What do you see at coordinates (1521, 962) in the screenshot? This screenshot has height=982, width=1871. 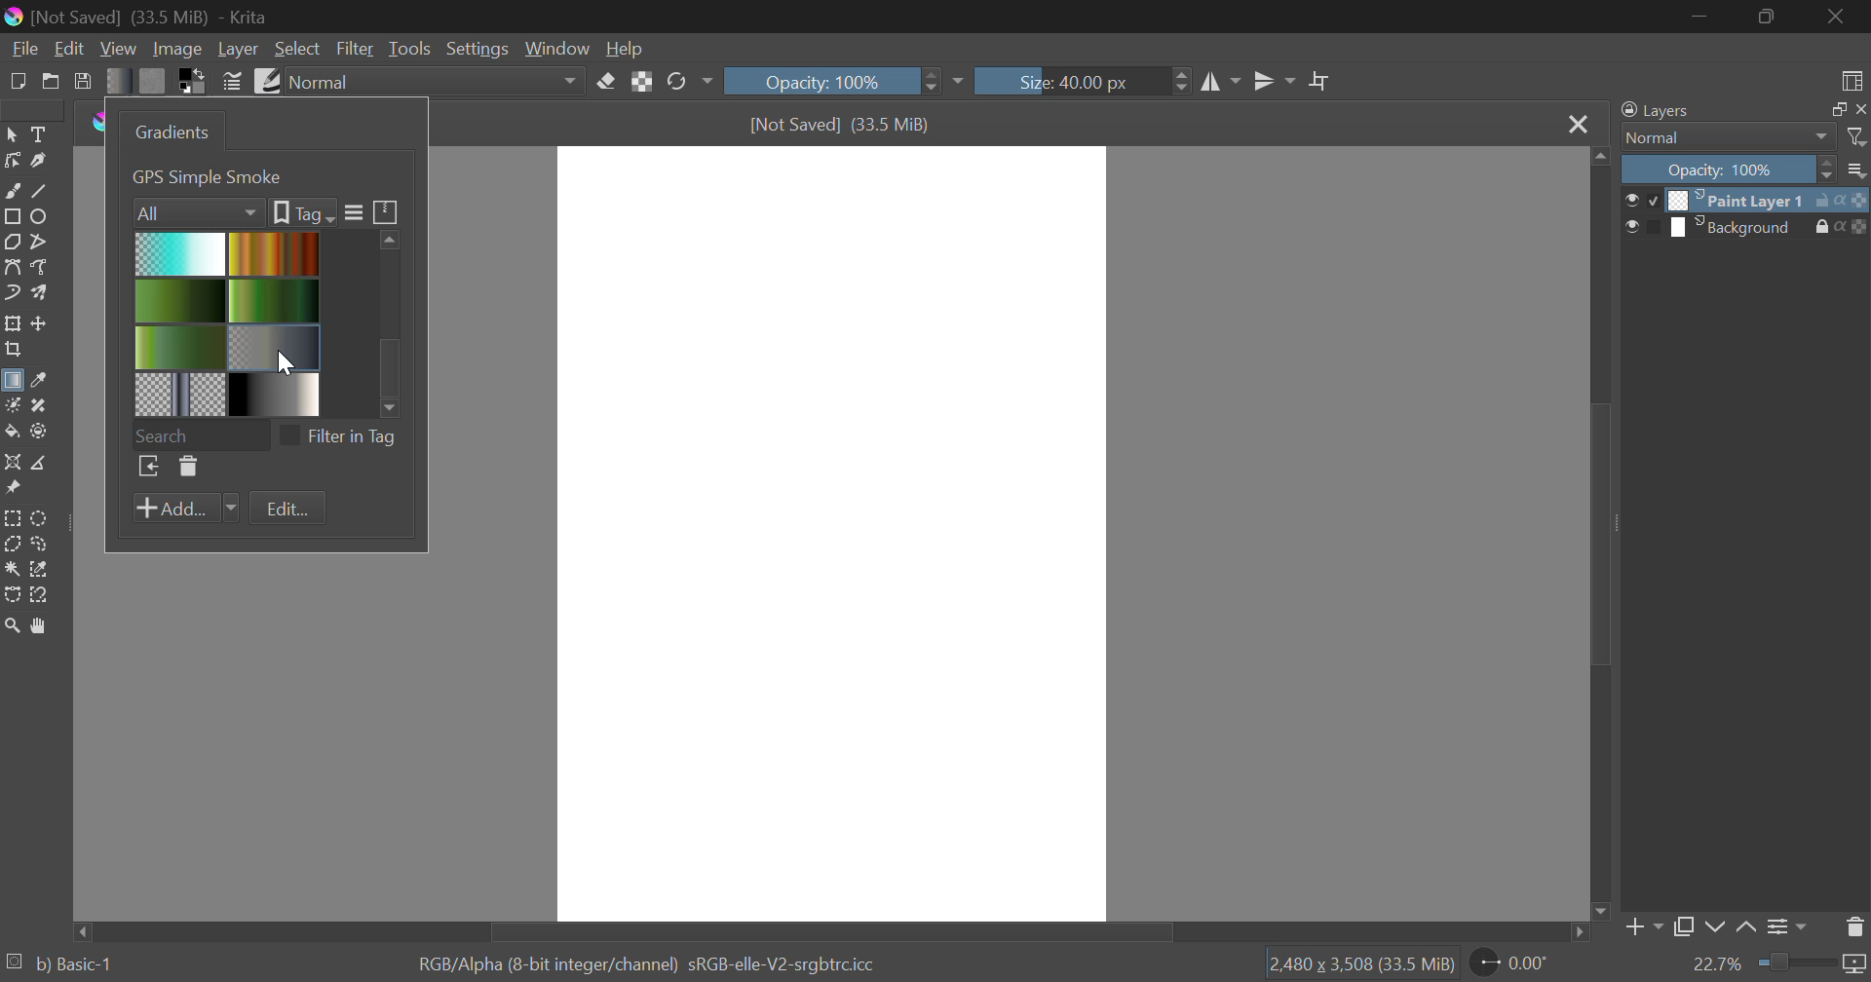 I see `0.00°` at bounding box center [1521, 962].